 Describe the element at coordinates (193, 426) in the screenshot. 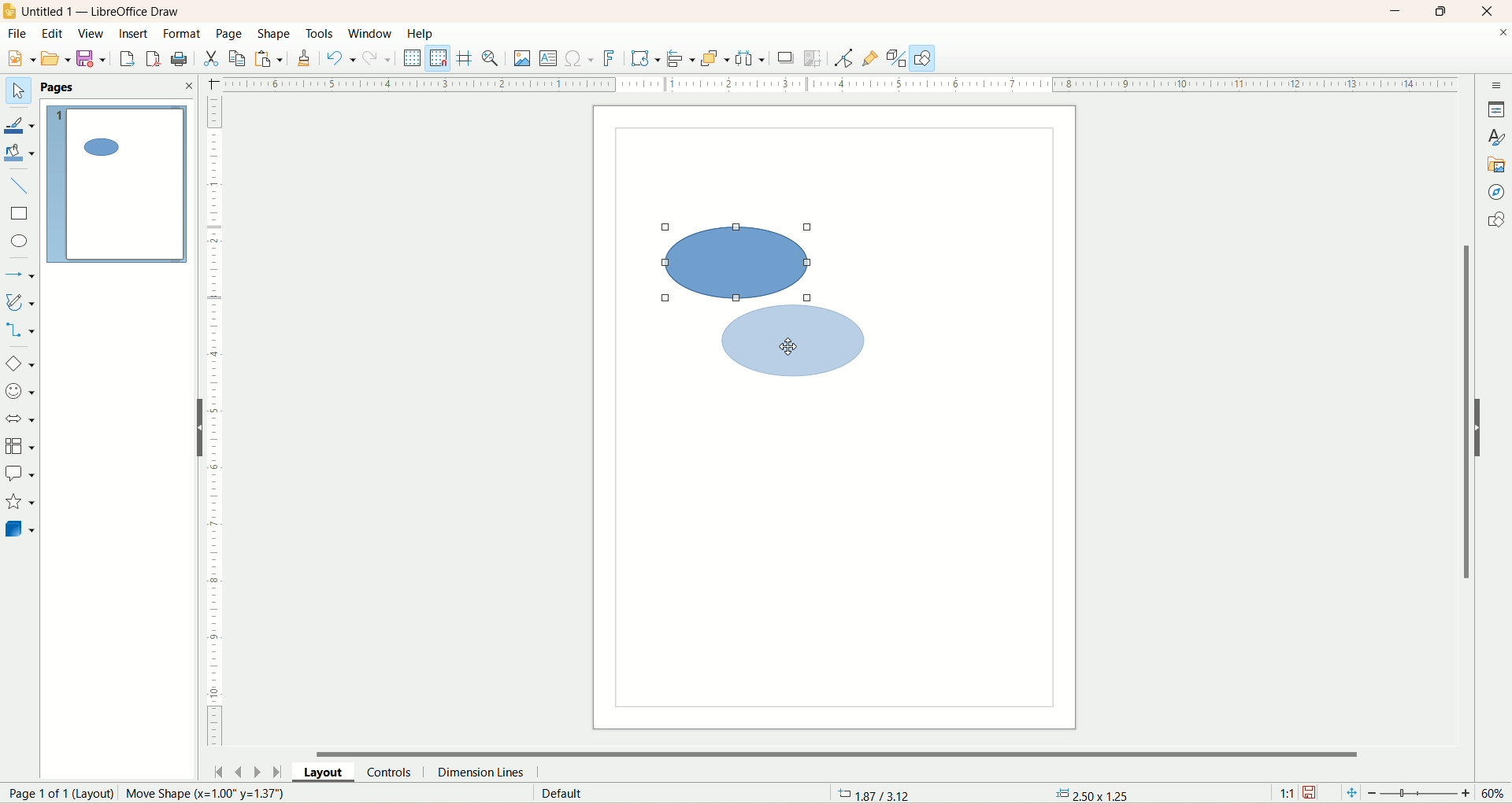

I see `hide` at that location.